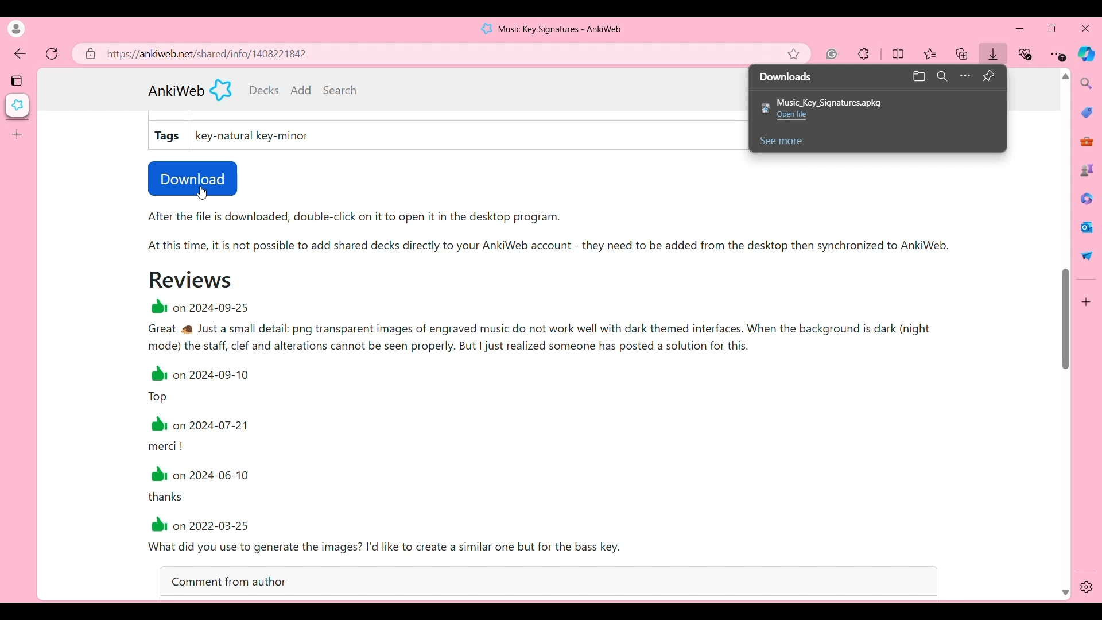  Describe the element at coordinates (89, 53) in the screenshot. I see `Click to view site information` at that location.